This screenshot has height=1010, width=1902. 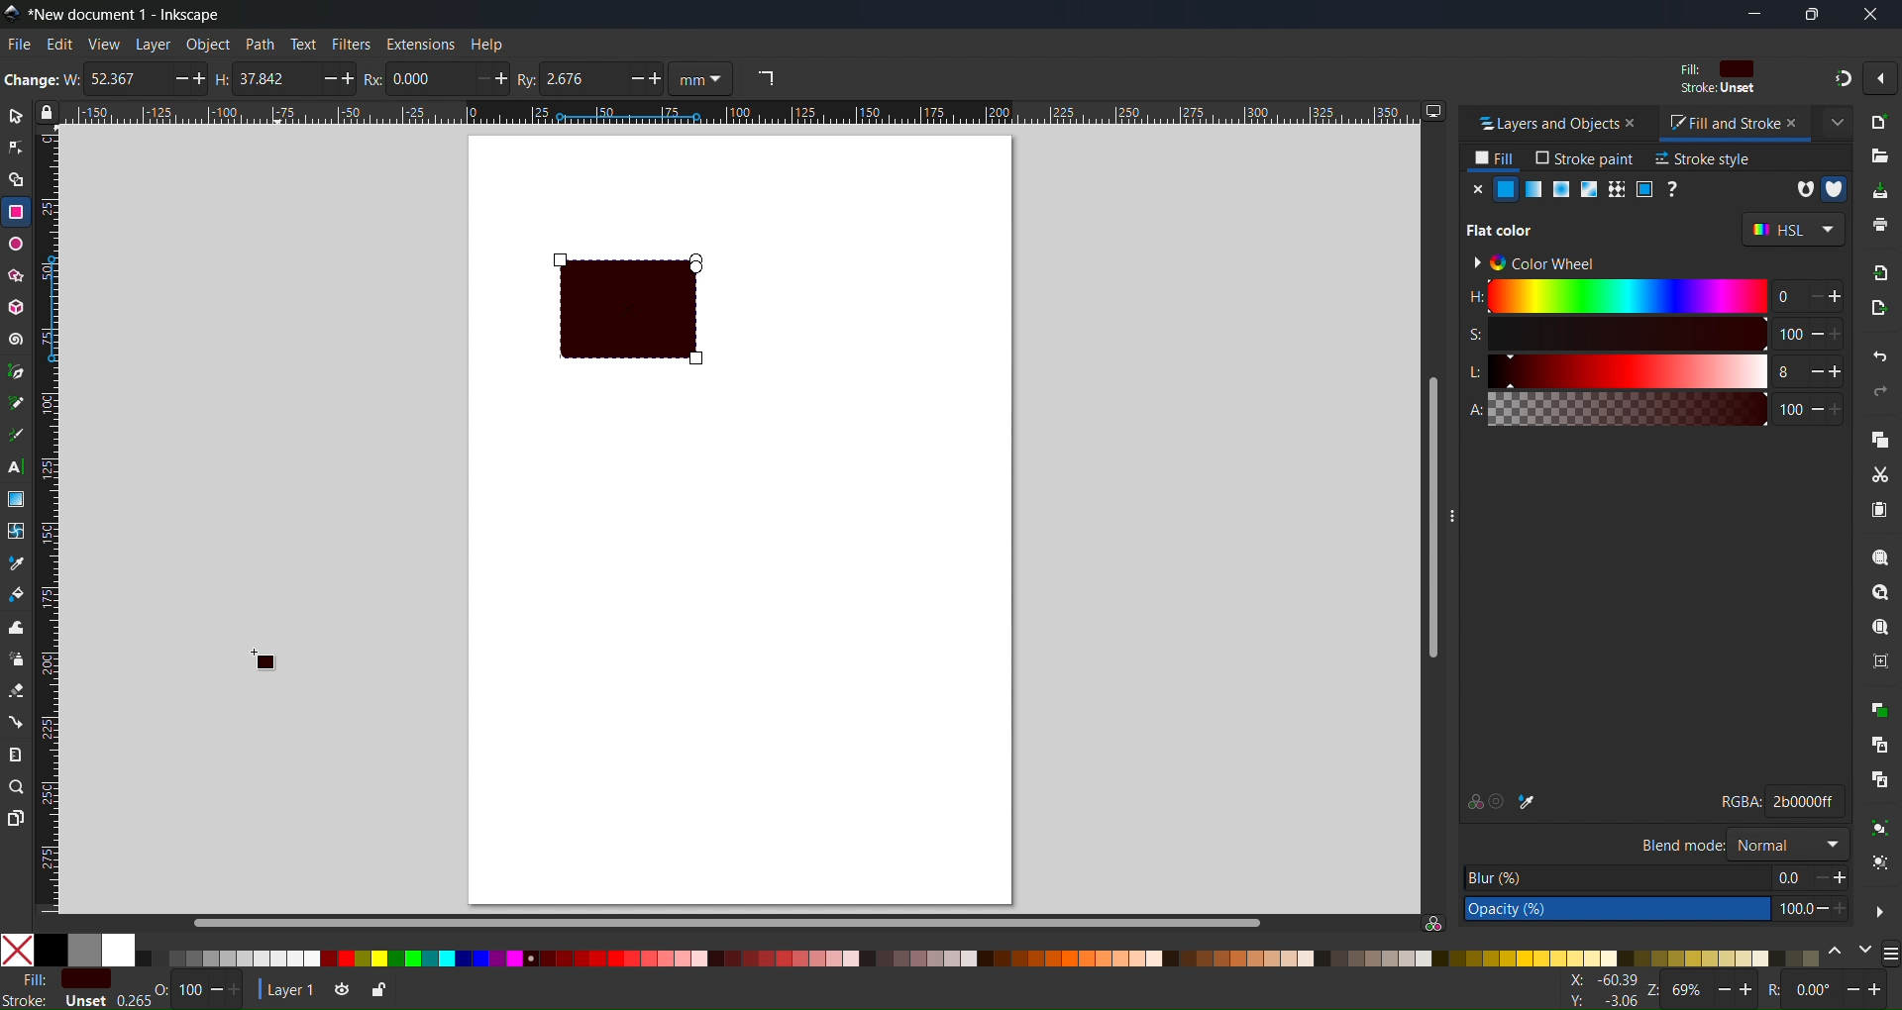 I want to click on increase saturation, so click(x=1844, y=333).